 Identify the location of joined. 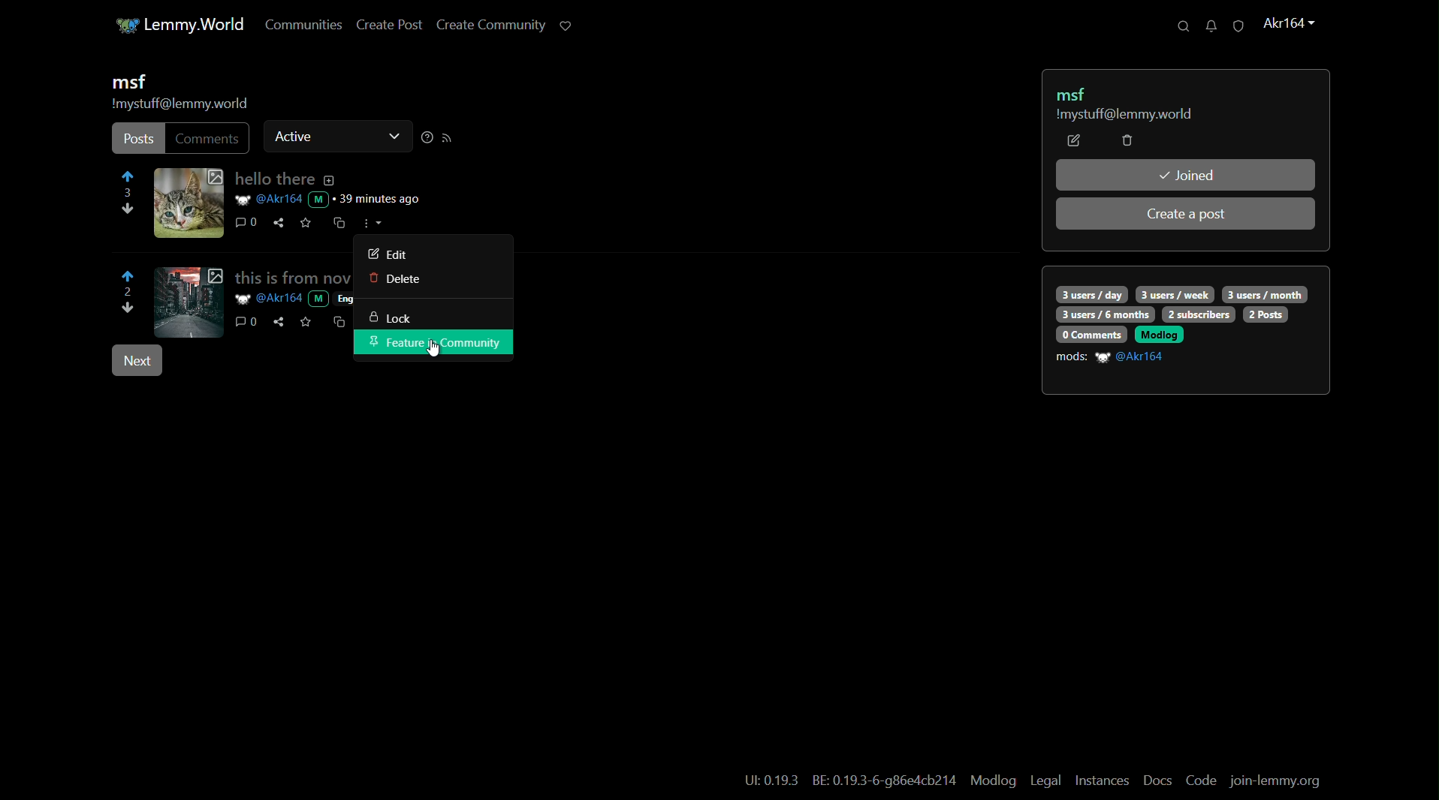
(1186, 175).